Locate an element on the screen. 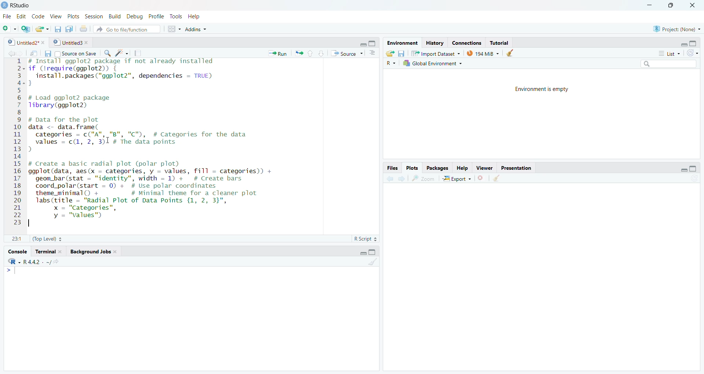 The width and height of the screenshot is (704, 374). Search bar is located at coordinates (670, 63).